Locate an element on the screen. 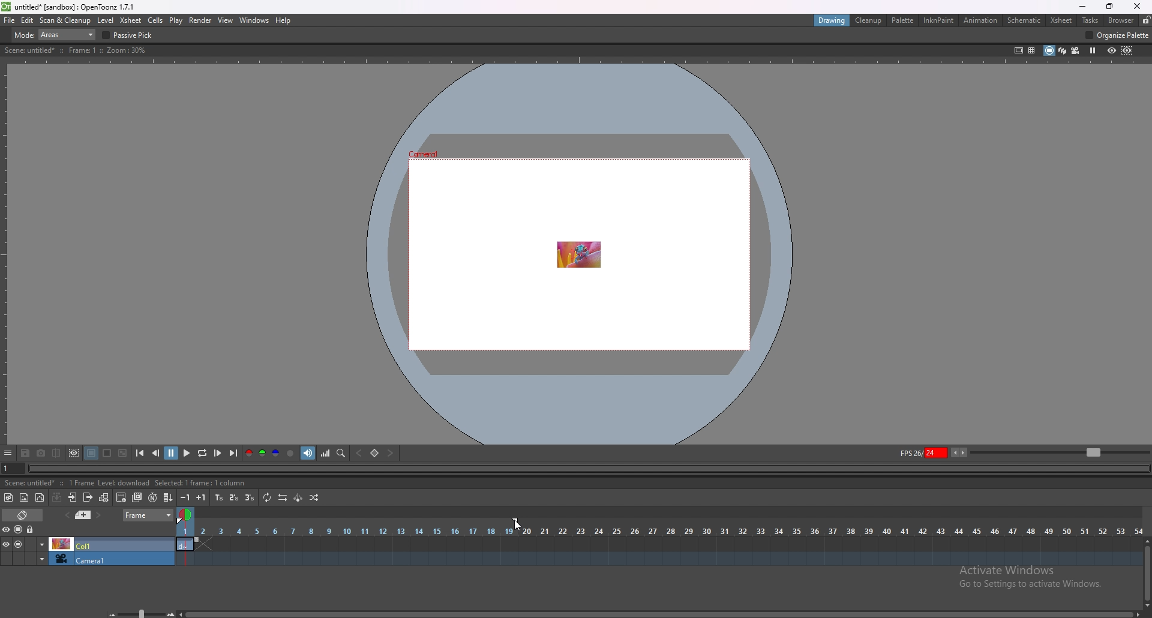 This screenshot has height=618, width=1152. timeline is located at coordinates (659, 542).